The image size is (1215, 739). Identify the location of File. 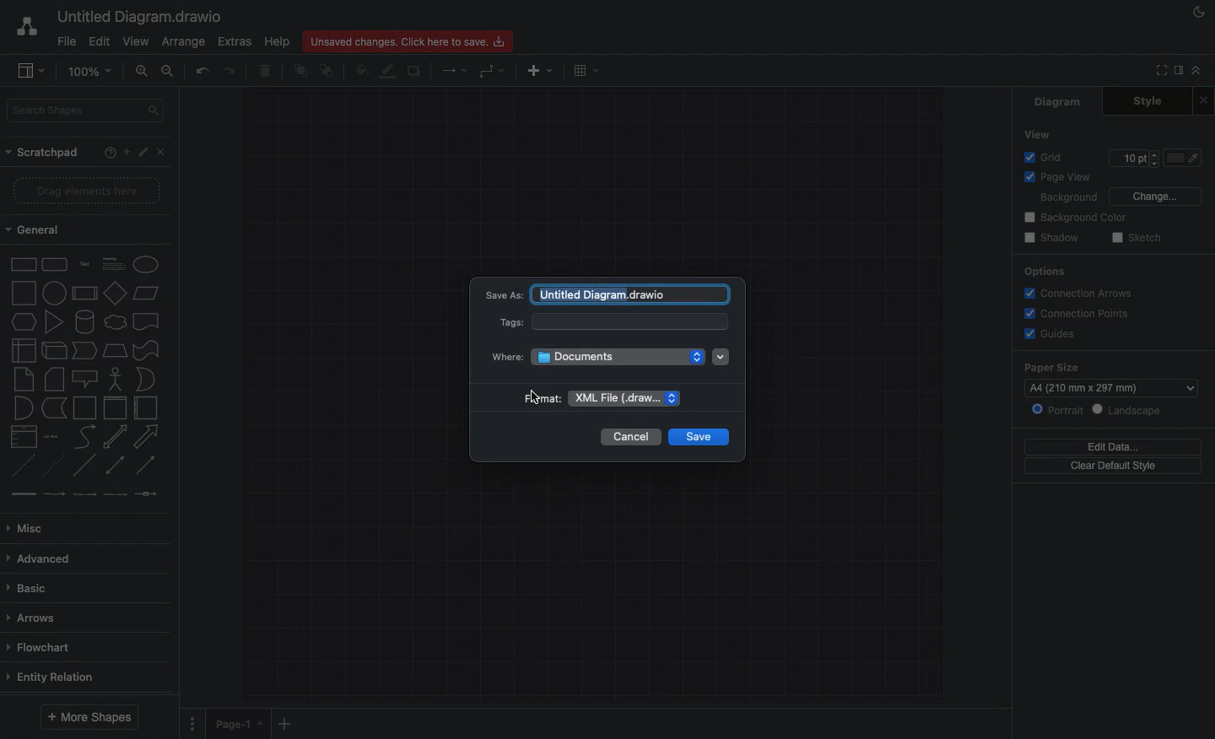
(66, 42).